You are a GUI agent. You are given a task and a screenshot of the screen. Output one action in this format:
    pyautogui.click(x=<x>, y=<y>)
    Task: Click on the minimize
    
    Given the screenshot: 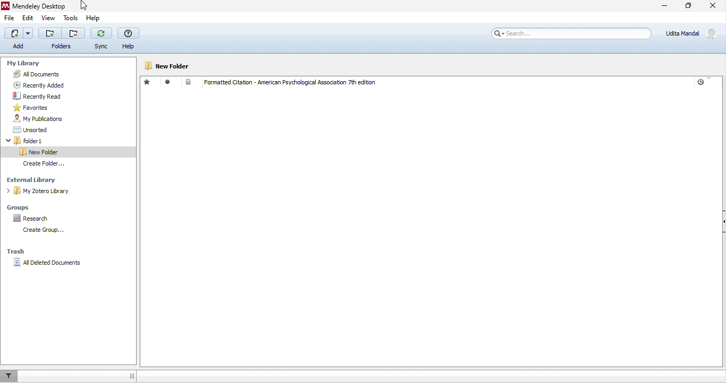 What is the action you would take?
    pyautogui.click(x=664, y=5)
    